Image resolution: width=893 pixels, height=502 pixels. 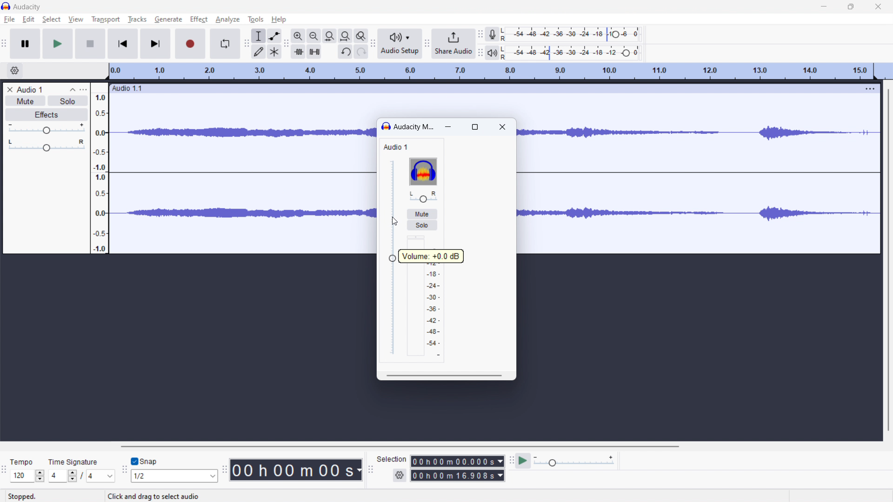 I want to click on delete, so click(x=10, y=89).